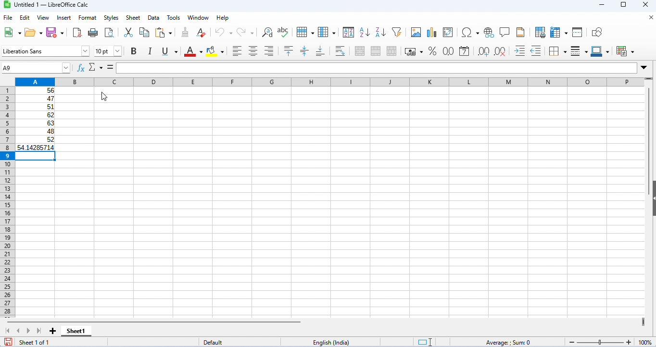 The width and height of the screenshot is (656, 347). What do you see at coordinates (39, 331) in the screenshot?
I see `last sheet` at bounding box center [39, 331].